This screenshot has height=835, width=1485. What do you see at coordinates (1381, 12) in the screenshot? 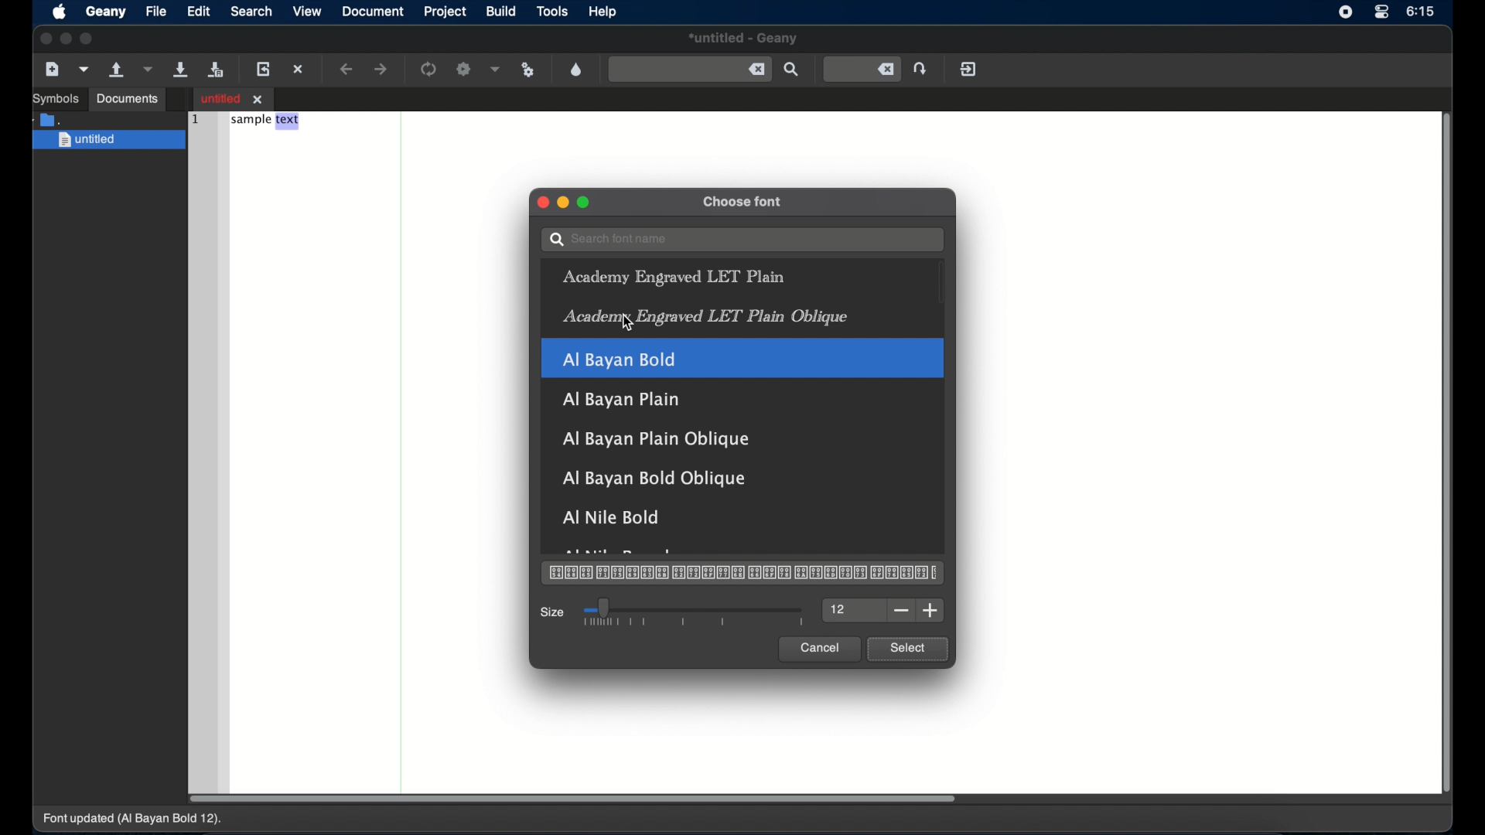
I see `control center` at bounding box center [1381, 12].